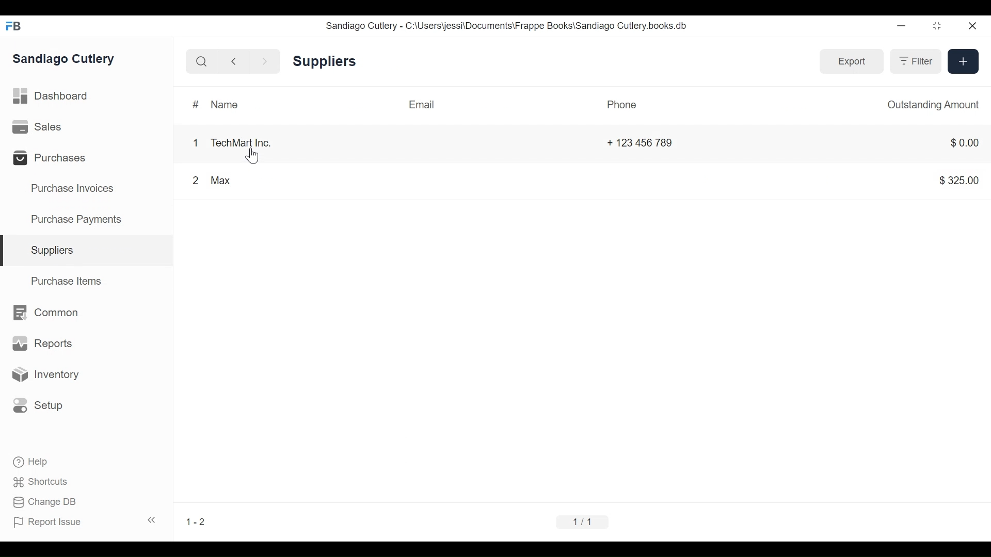 This screenshot has height=557, width=991. Describe the element at coordinates (191, 104) in the screenshot. I see `#` at that location.